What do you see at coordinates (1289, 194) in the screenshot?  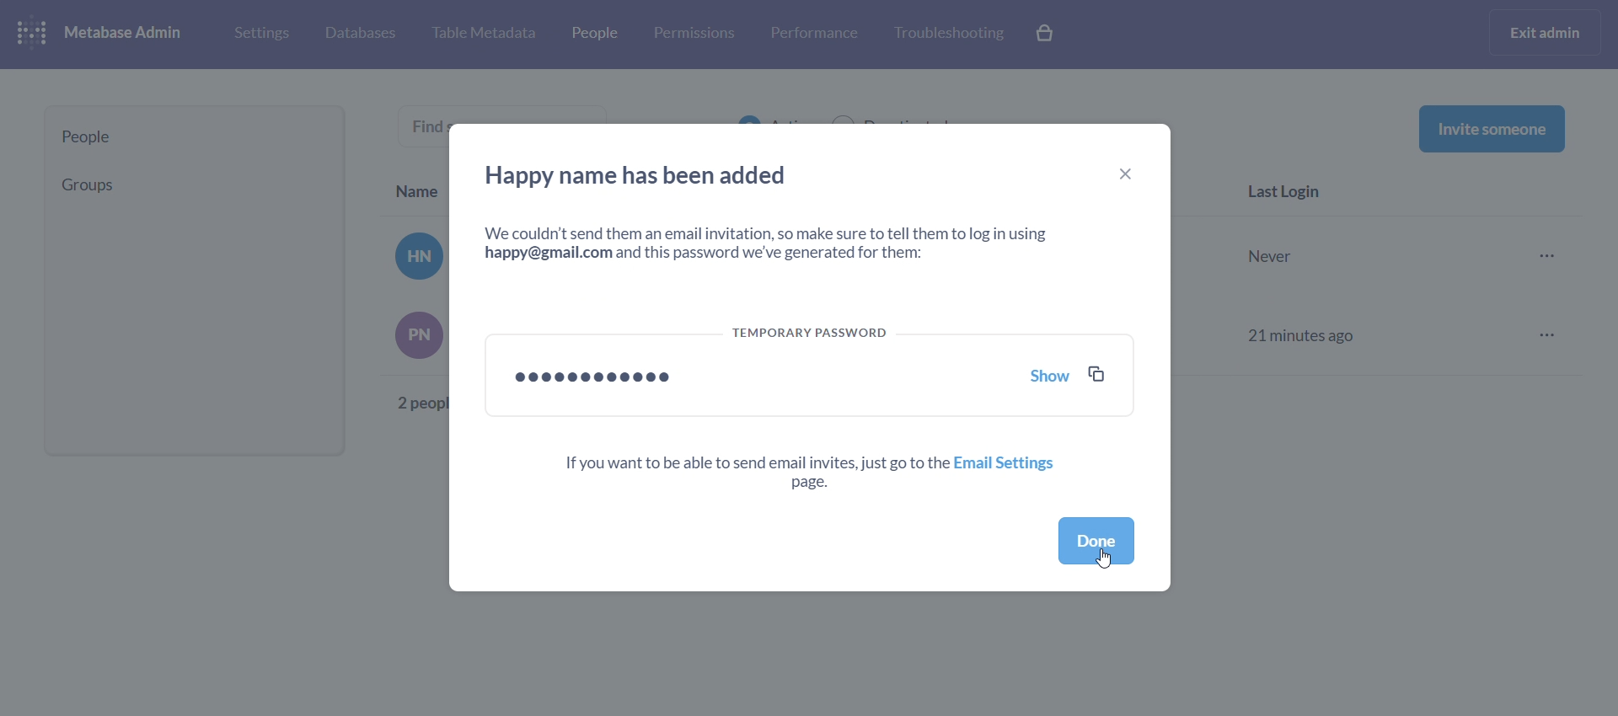 I see `last login` at bounding box center [1289, 194].